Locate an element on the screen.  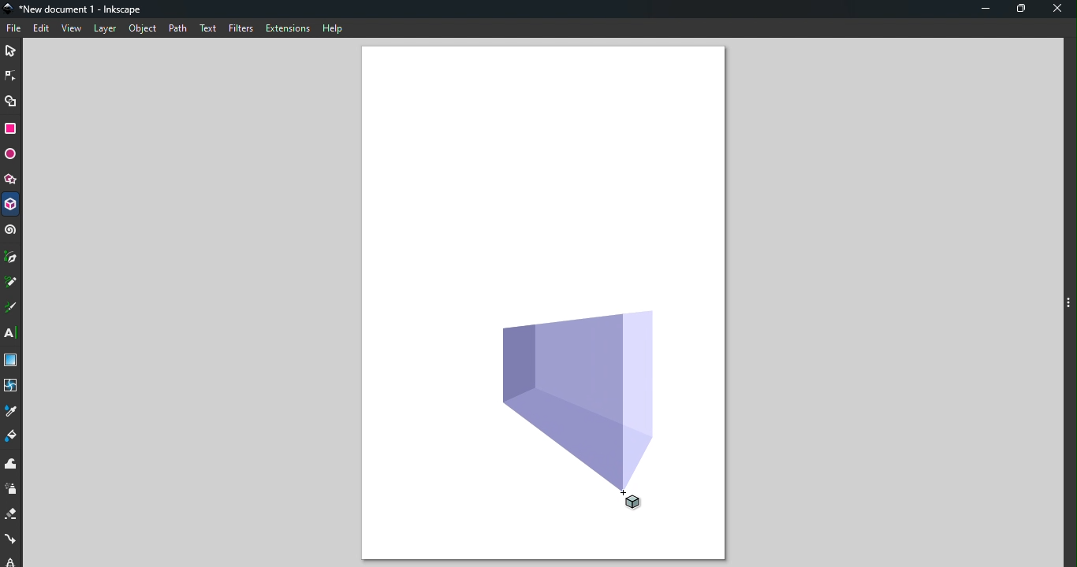
Close is located at coordinates (1057, 11).